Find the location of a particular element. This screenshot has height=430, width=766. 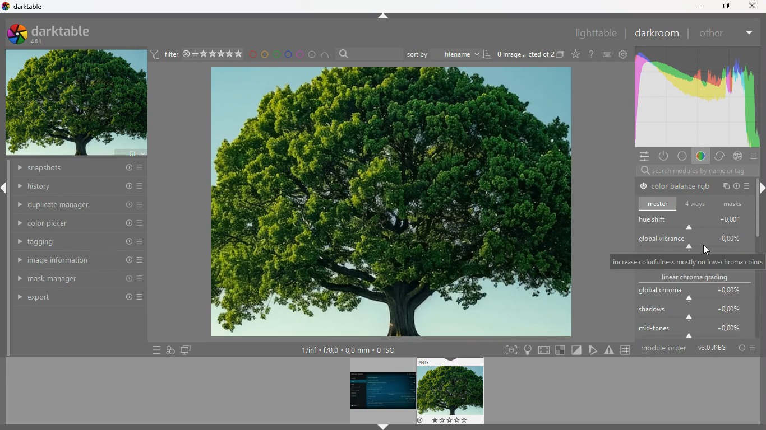

overlap is located at coordinates (170, 349).